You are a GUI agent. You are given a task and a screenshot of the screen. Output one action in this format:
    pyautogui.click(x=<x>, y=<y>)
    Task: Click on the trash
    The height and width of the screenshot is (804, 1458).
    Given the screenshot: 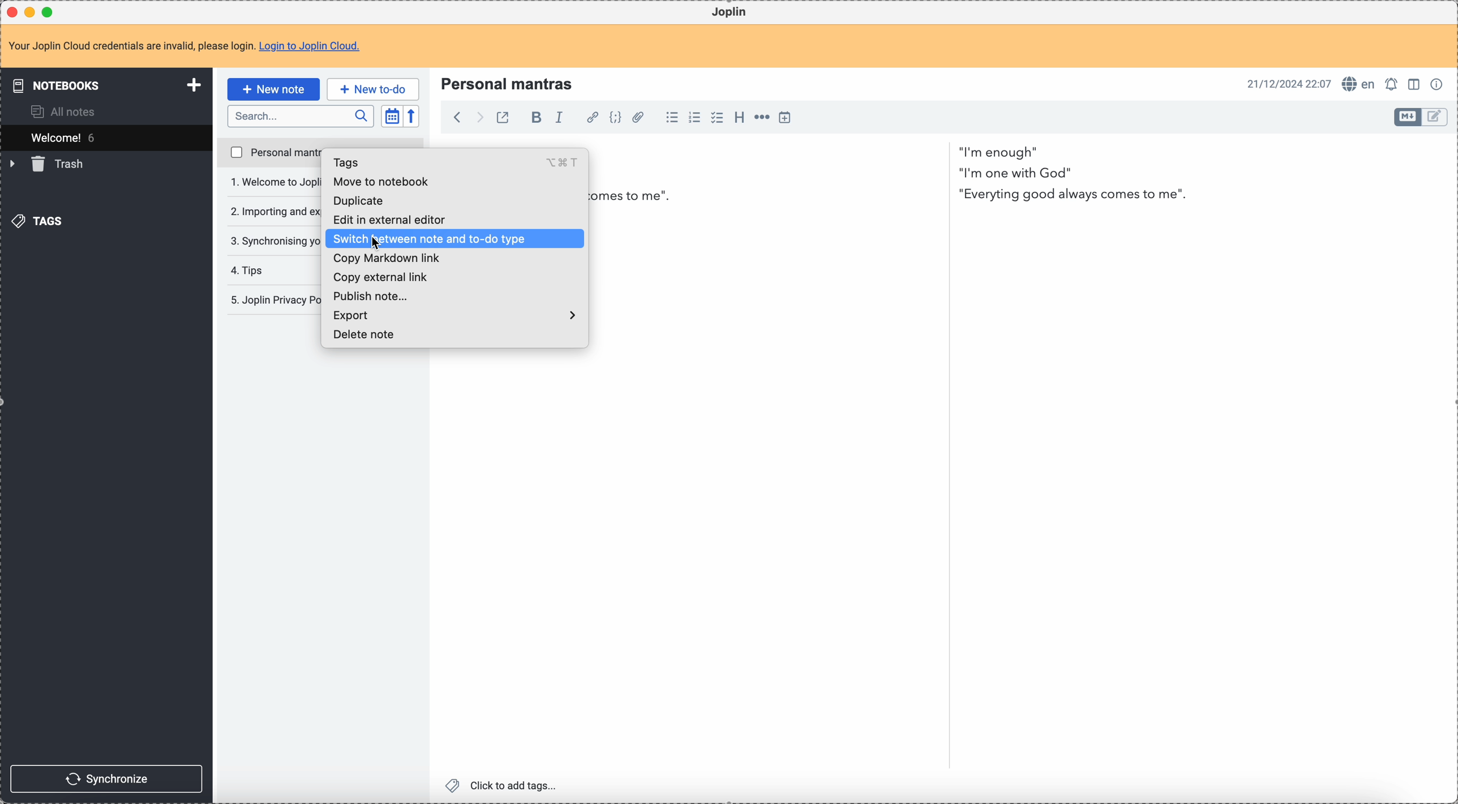 What is the action you would take?
    pyautogui.click(x=52, y=164)
    